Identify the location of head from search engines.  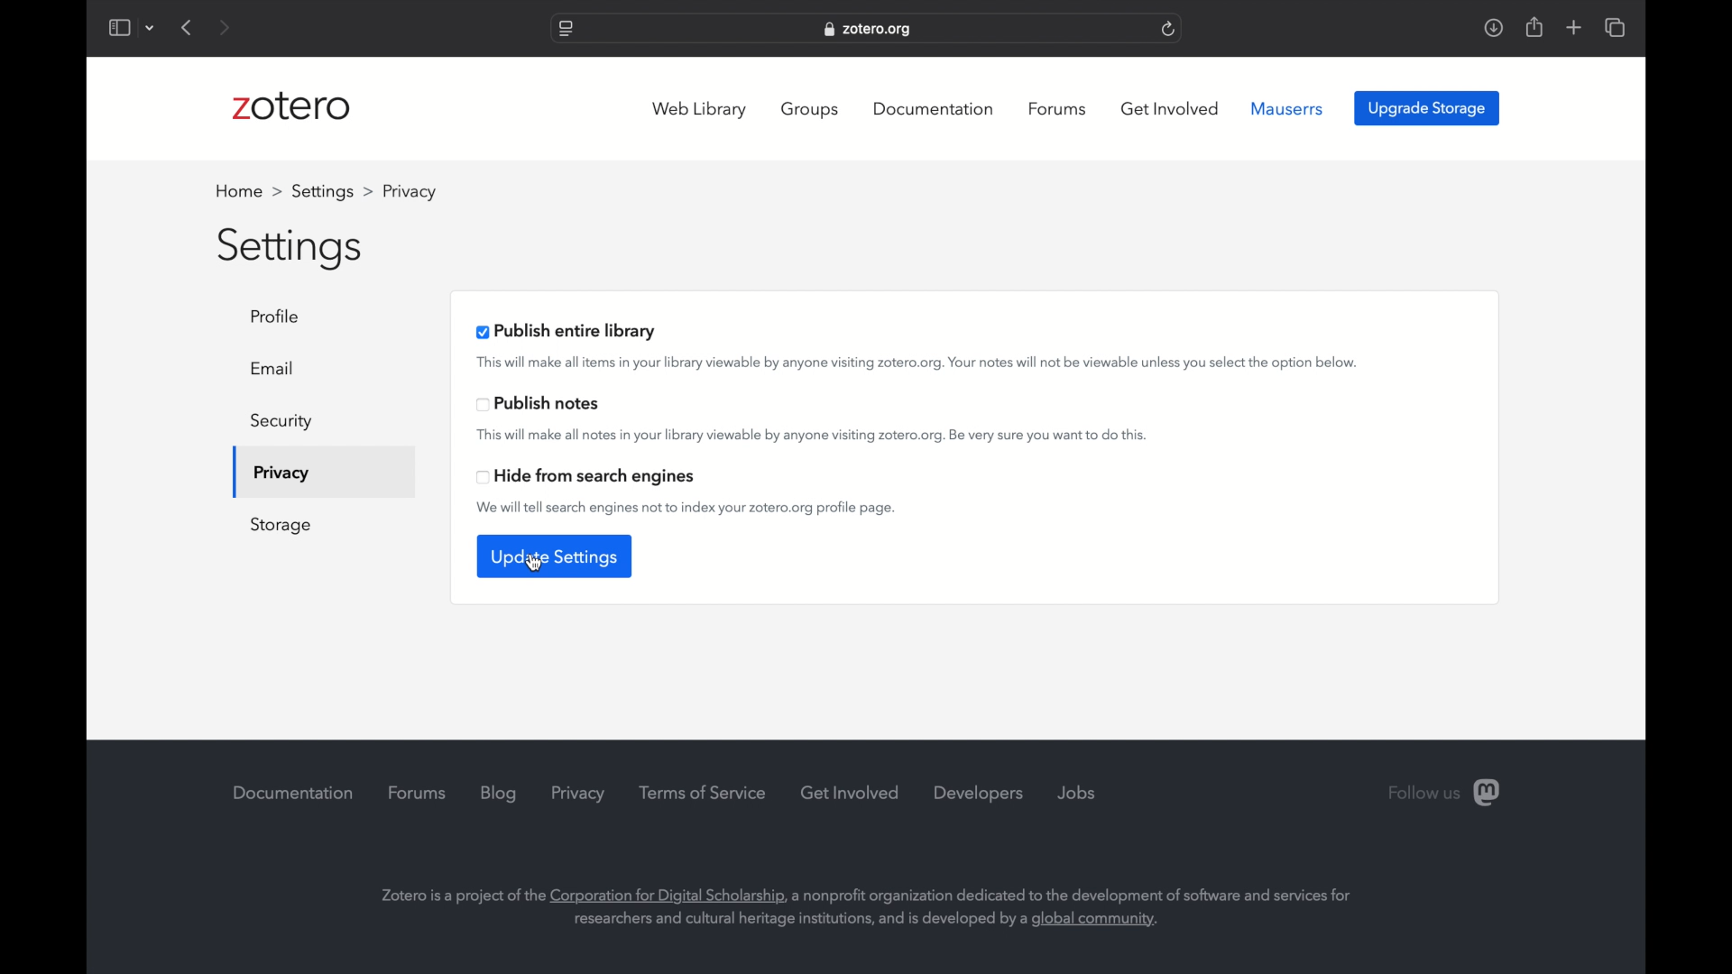
(586, 477).